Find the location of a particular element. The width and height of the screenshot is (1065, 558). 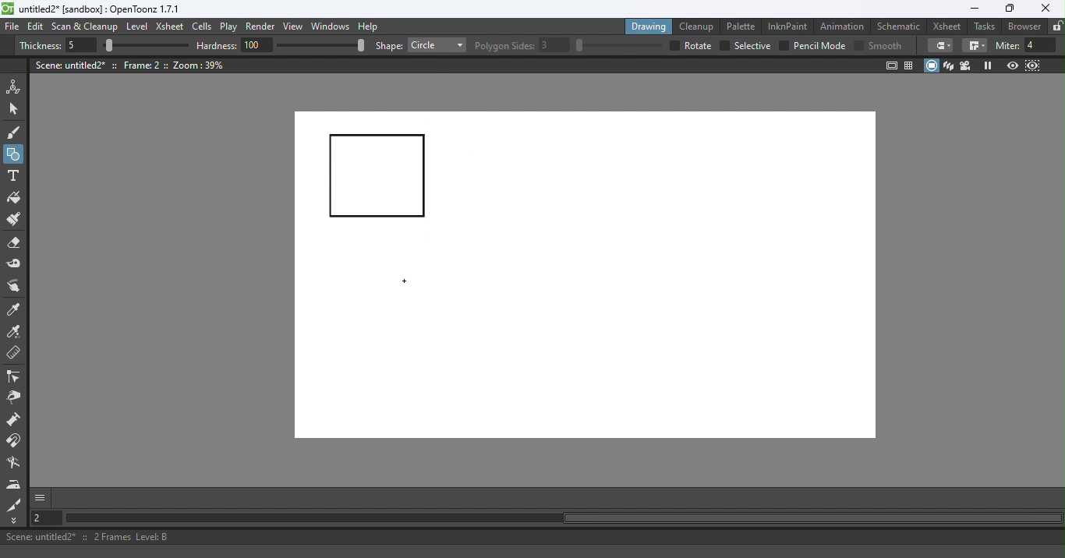

Lock rooms tab is located at coordinates (1057, 27).